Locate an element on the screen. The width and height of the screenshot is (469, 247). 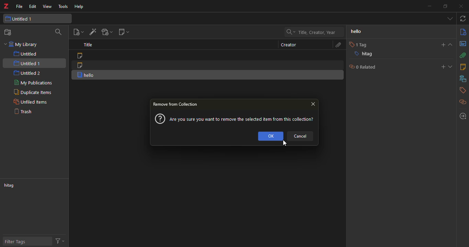
related is located at coordinates (463, 103).